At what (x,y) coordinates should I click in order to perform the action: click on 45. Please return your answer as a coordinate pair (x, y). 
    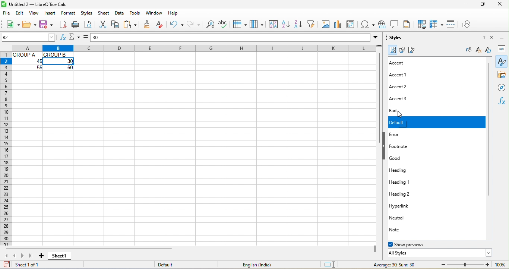
    Looking at the image, I should click on (33, 61).